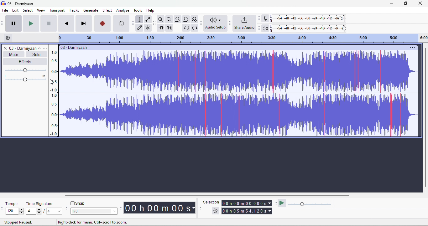 The width and height of the screenshot is (428, 226). I want to click on file, so click(5, 11).